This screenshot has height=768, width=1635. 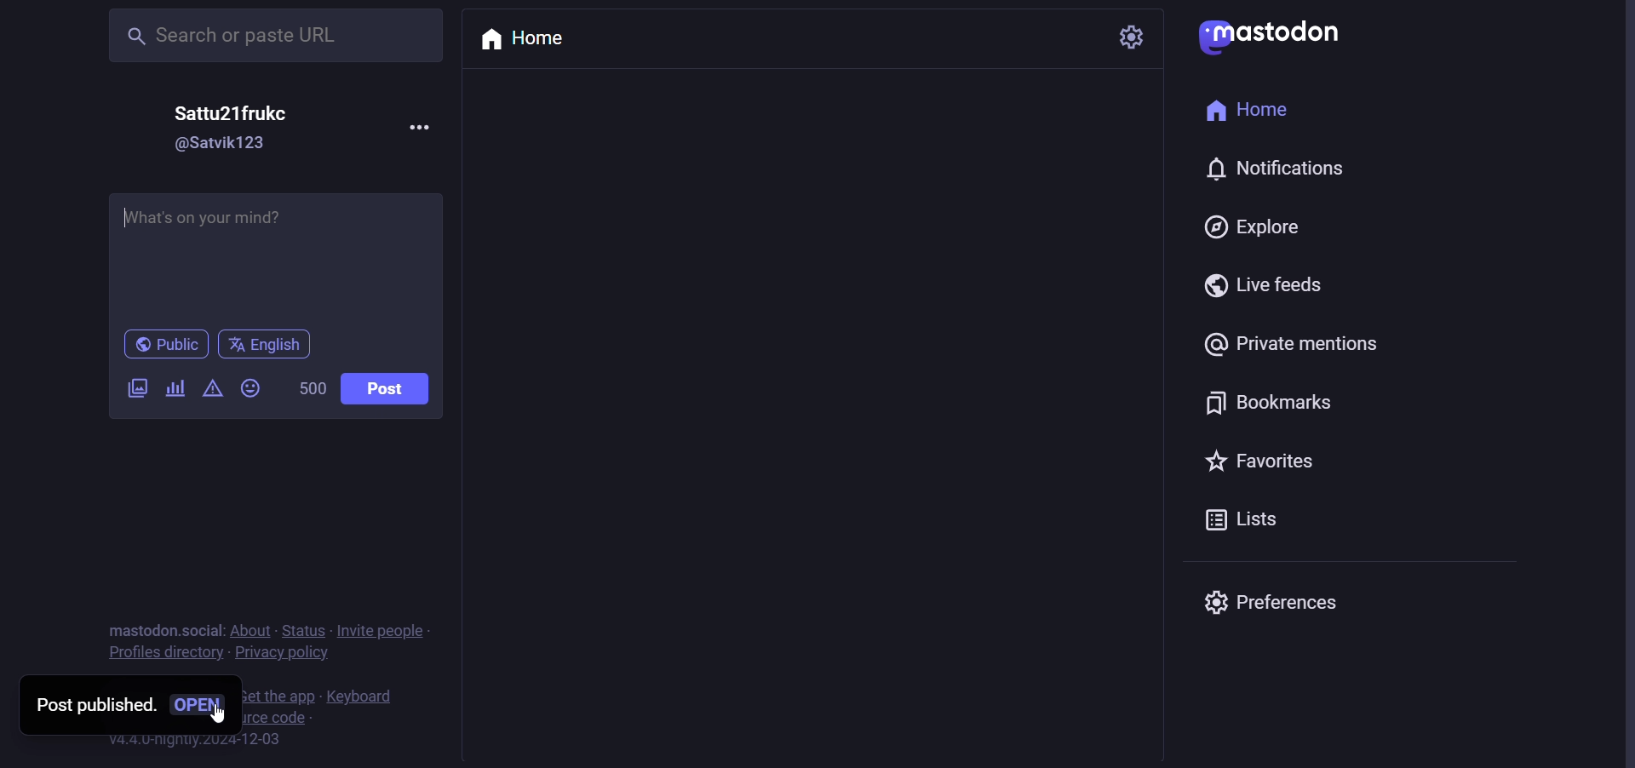 I want to click on explore, so click(x=1255, y=229).